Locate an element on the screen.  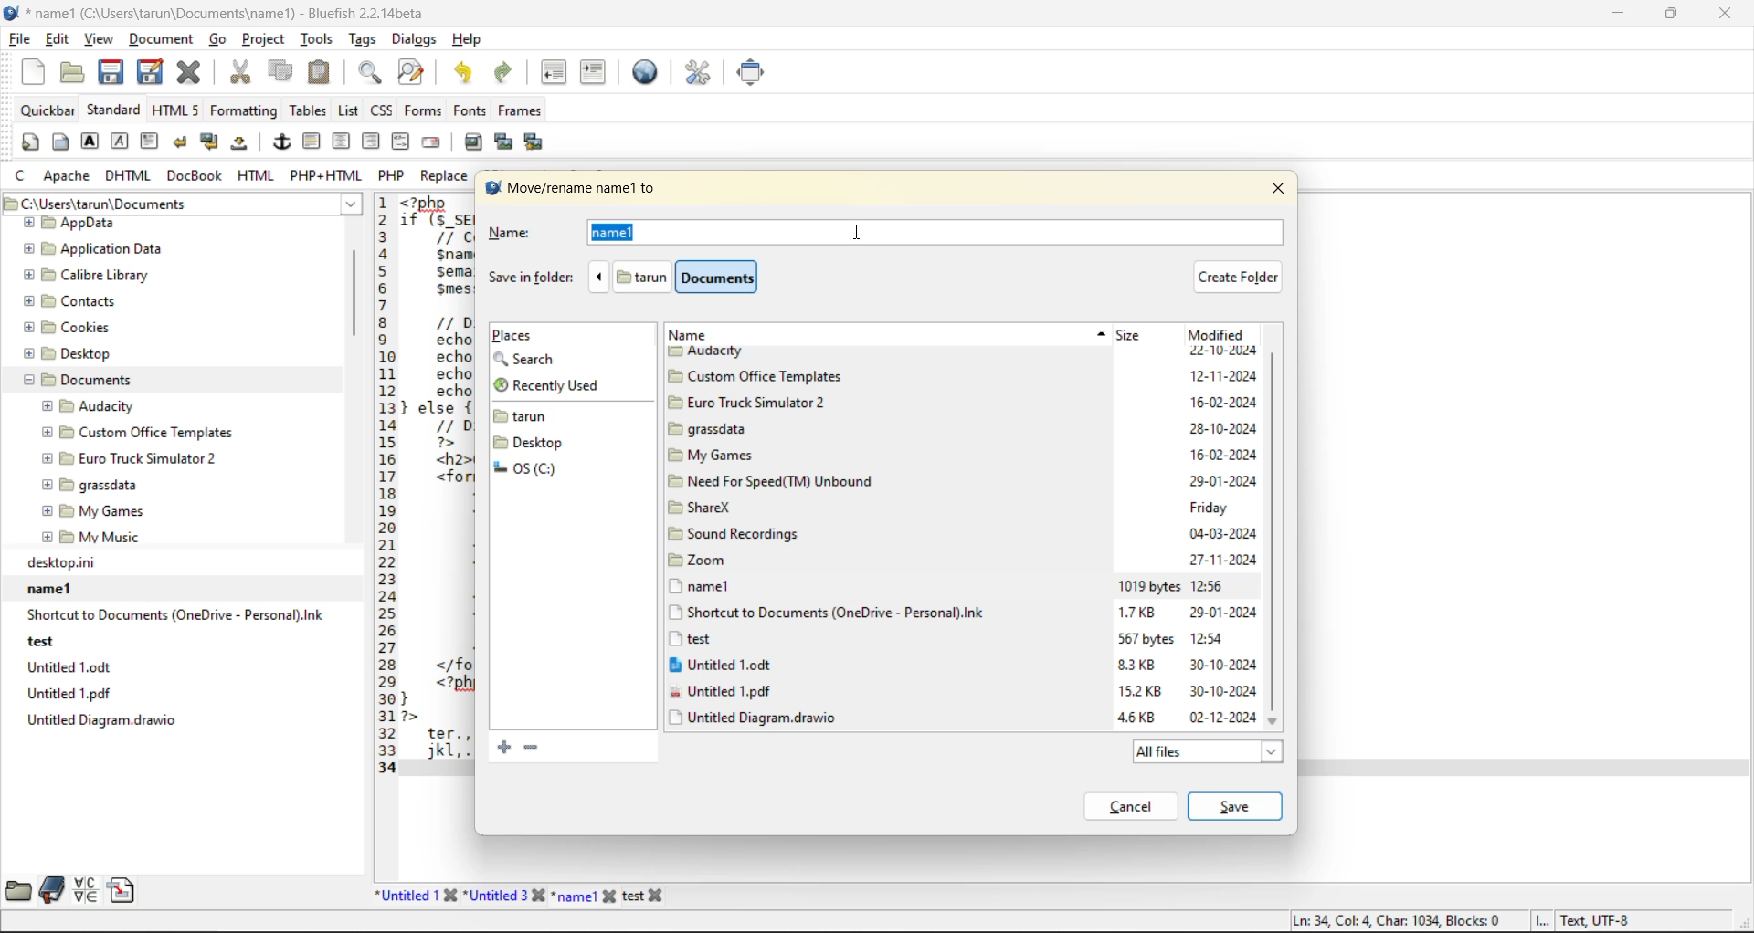
modified date is located at coordinates (1229, 540).